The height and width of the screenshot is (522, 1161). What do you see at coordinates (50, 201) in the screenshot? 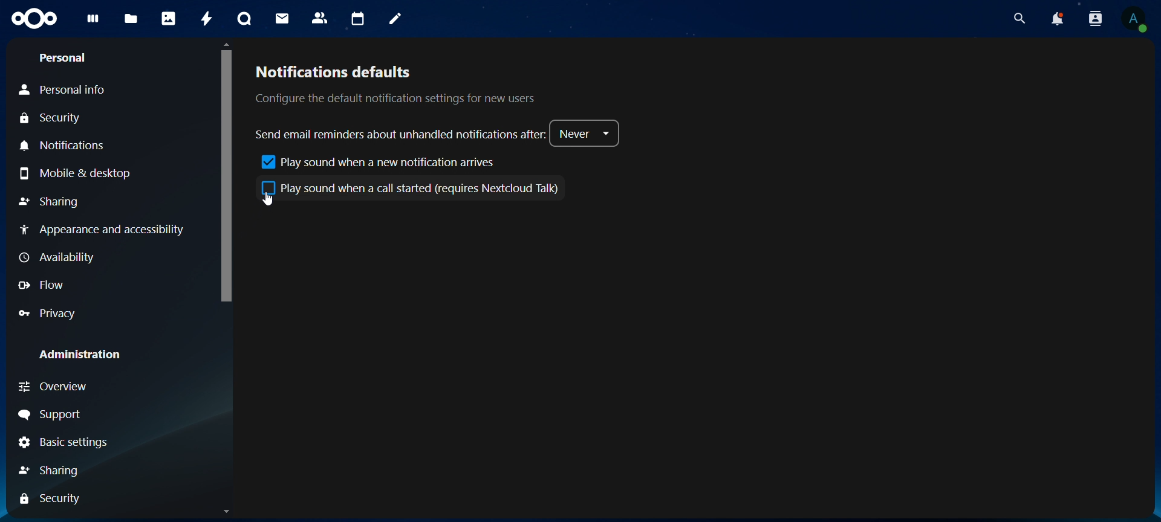
I see `Sharing` at bounding box center [50, 201].